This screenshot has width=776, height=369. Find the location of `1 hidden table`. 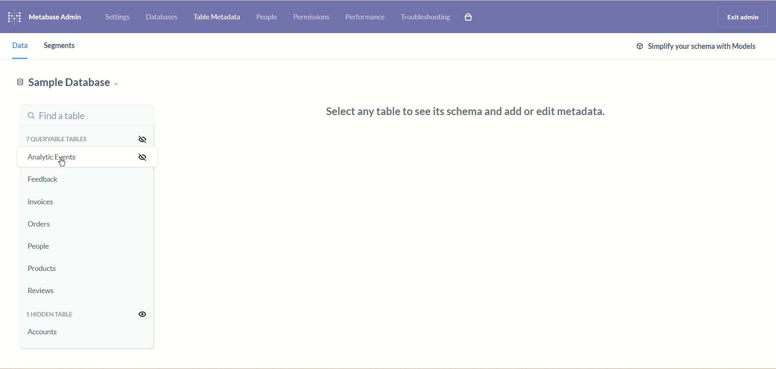

1 hidden table is located at coordinates (53, 314).